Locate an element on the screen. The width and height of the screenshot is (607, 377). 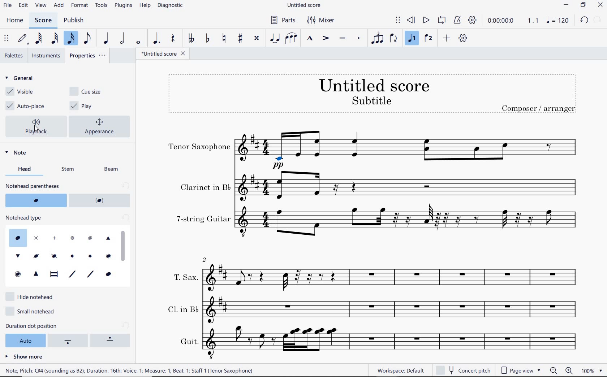
note:pitch is located at coordinates (129, 370).